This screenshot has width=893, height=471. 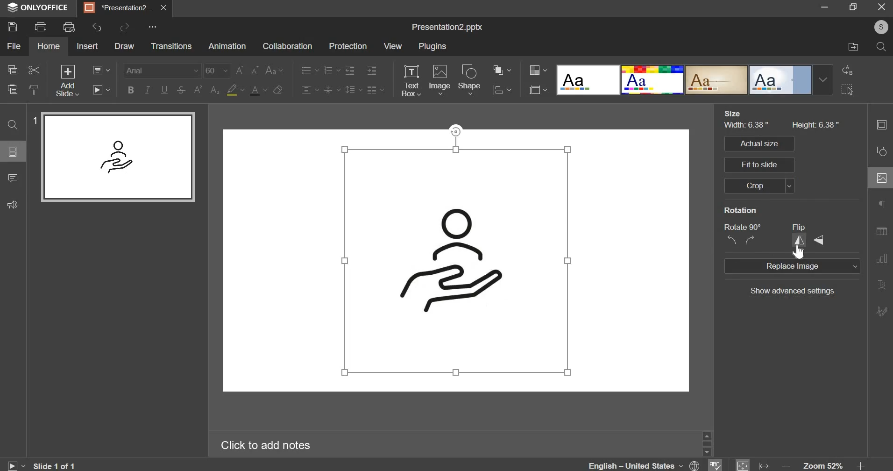 What do you see at coordinates (880, 27) in the screenshot?
I see `profile` at bounding box center [880, 27].